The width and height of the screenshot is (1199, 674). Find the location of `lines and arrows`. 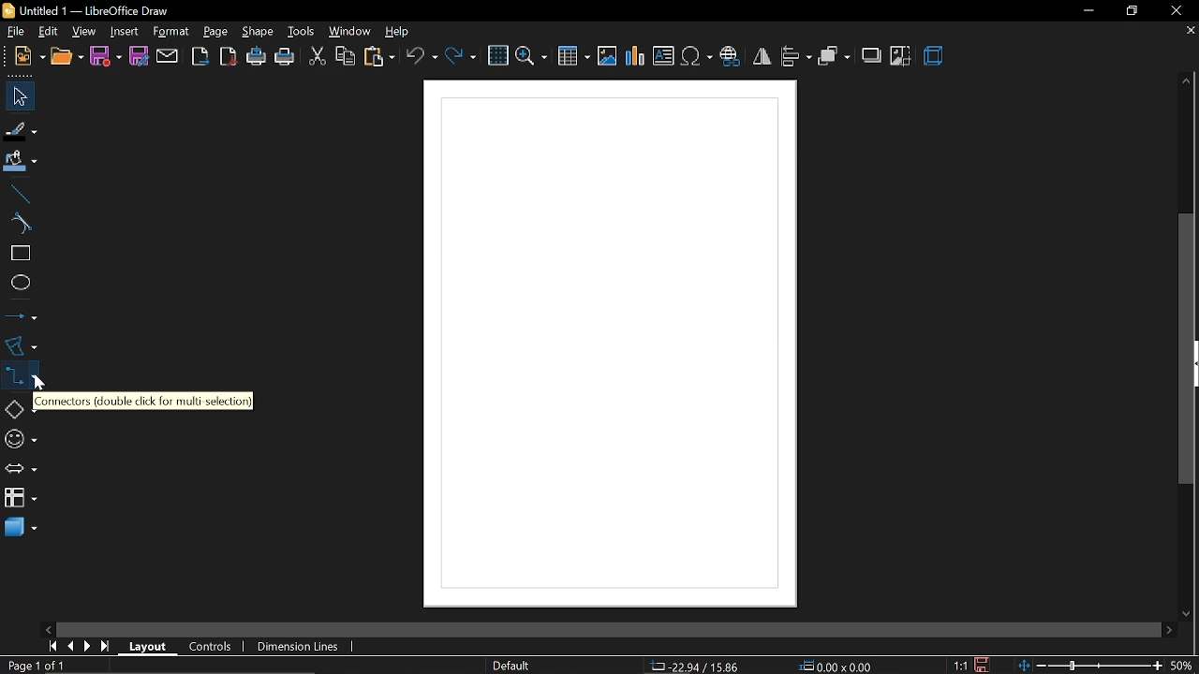

lines and arrows is located at coordinates (21, 315).